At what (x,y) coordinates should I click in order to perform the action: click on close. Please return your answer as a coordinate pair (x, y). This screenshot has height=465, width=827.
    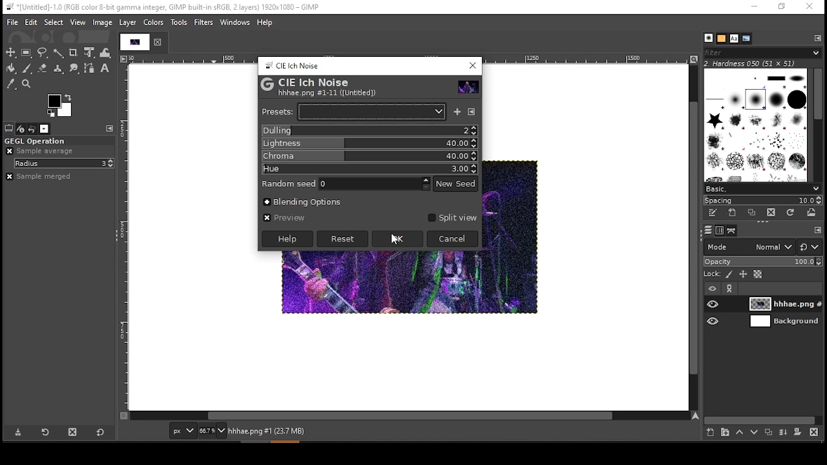
    Looking at the image, I should click on (158, 42).